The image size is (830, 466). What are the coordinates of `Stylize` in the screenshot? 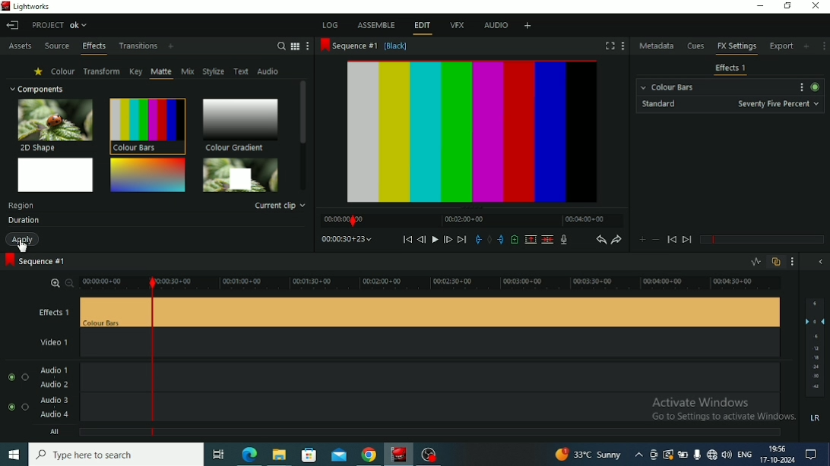 It's located at (214, 71).